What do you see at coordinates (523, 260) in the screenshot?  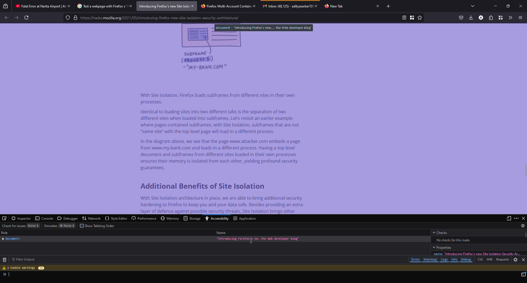 I see `close` at bounding box center [523, 260].